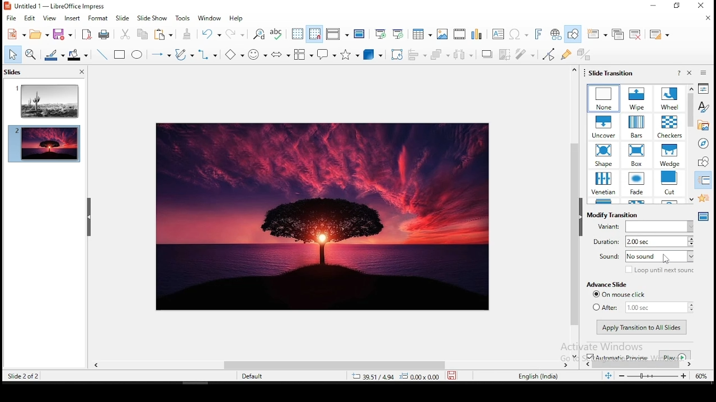 The height and width of the screenshot is (402, 716). I want to click on file, so click(11, 18).